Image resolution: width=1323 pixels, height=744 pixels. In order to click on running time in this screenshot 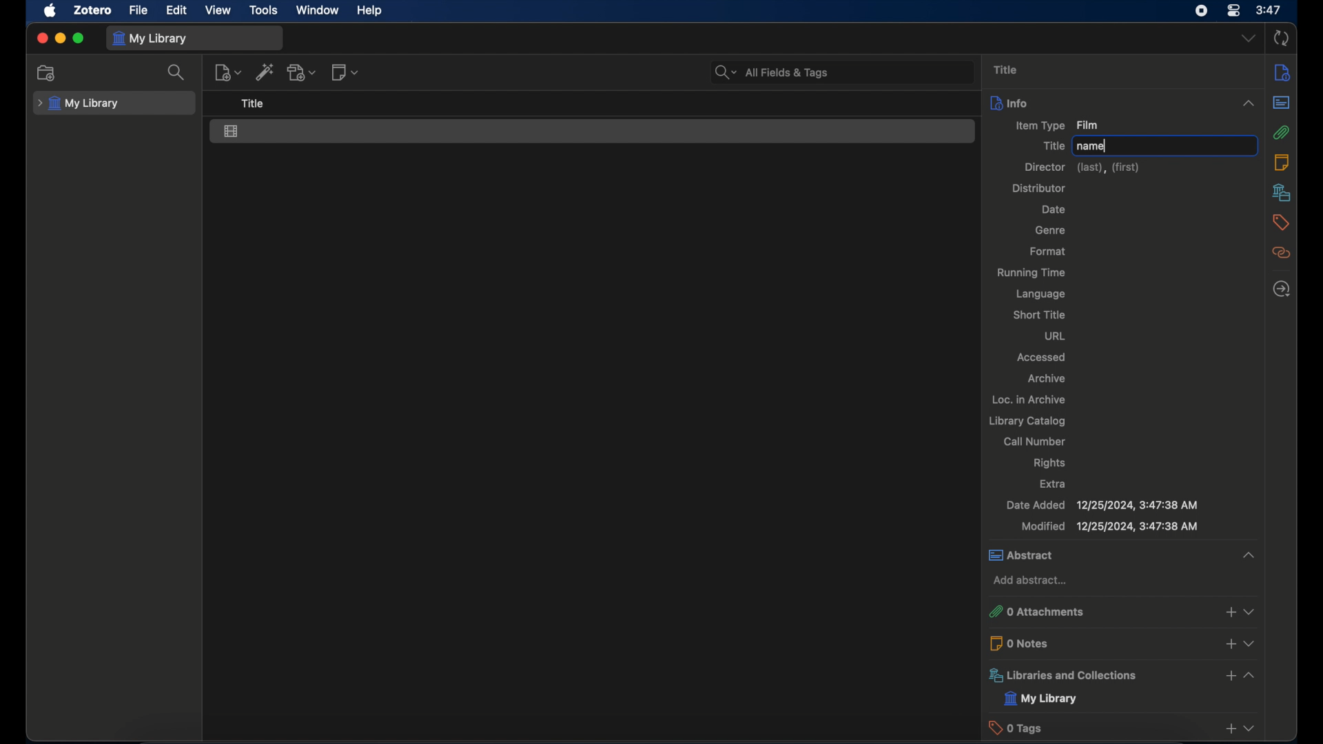, I will do `click(1032, 273)`.